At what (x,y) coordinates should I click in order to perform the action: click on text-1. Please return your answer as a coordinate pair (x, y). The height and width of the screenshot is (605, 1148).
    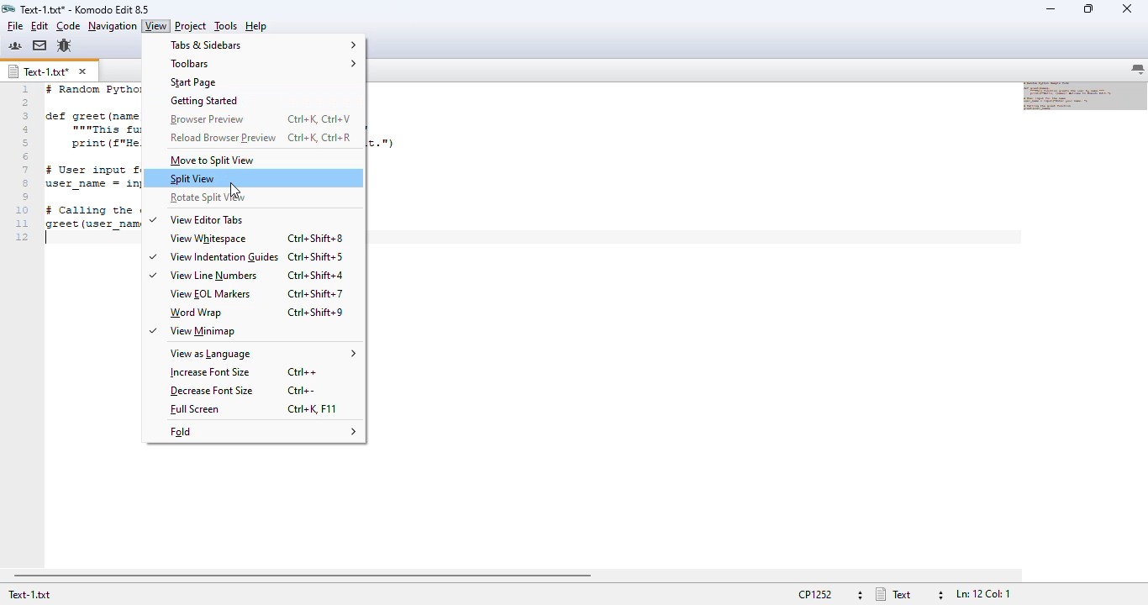
    Looking at the image, I should click on (39, 71).